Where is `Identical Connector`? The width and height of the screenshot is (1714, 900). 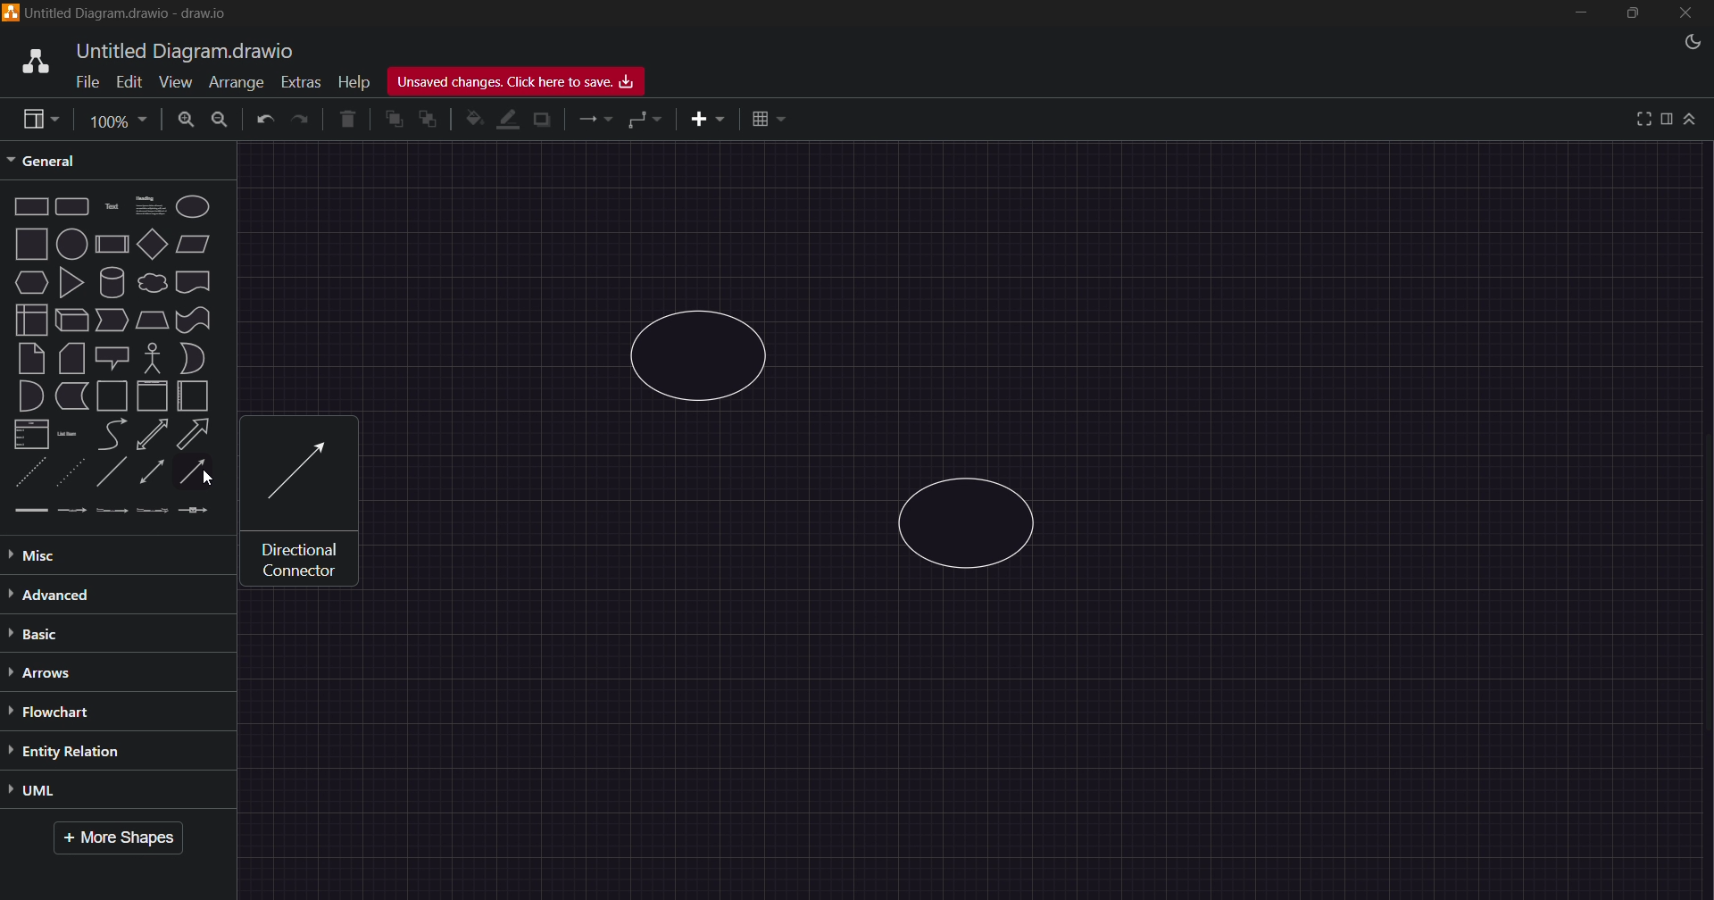
Identical Connector is located at coordinates (302, 474).